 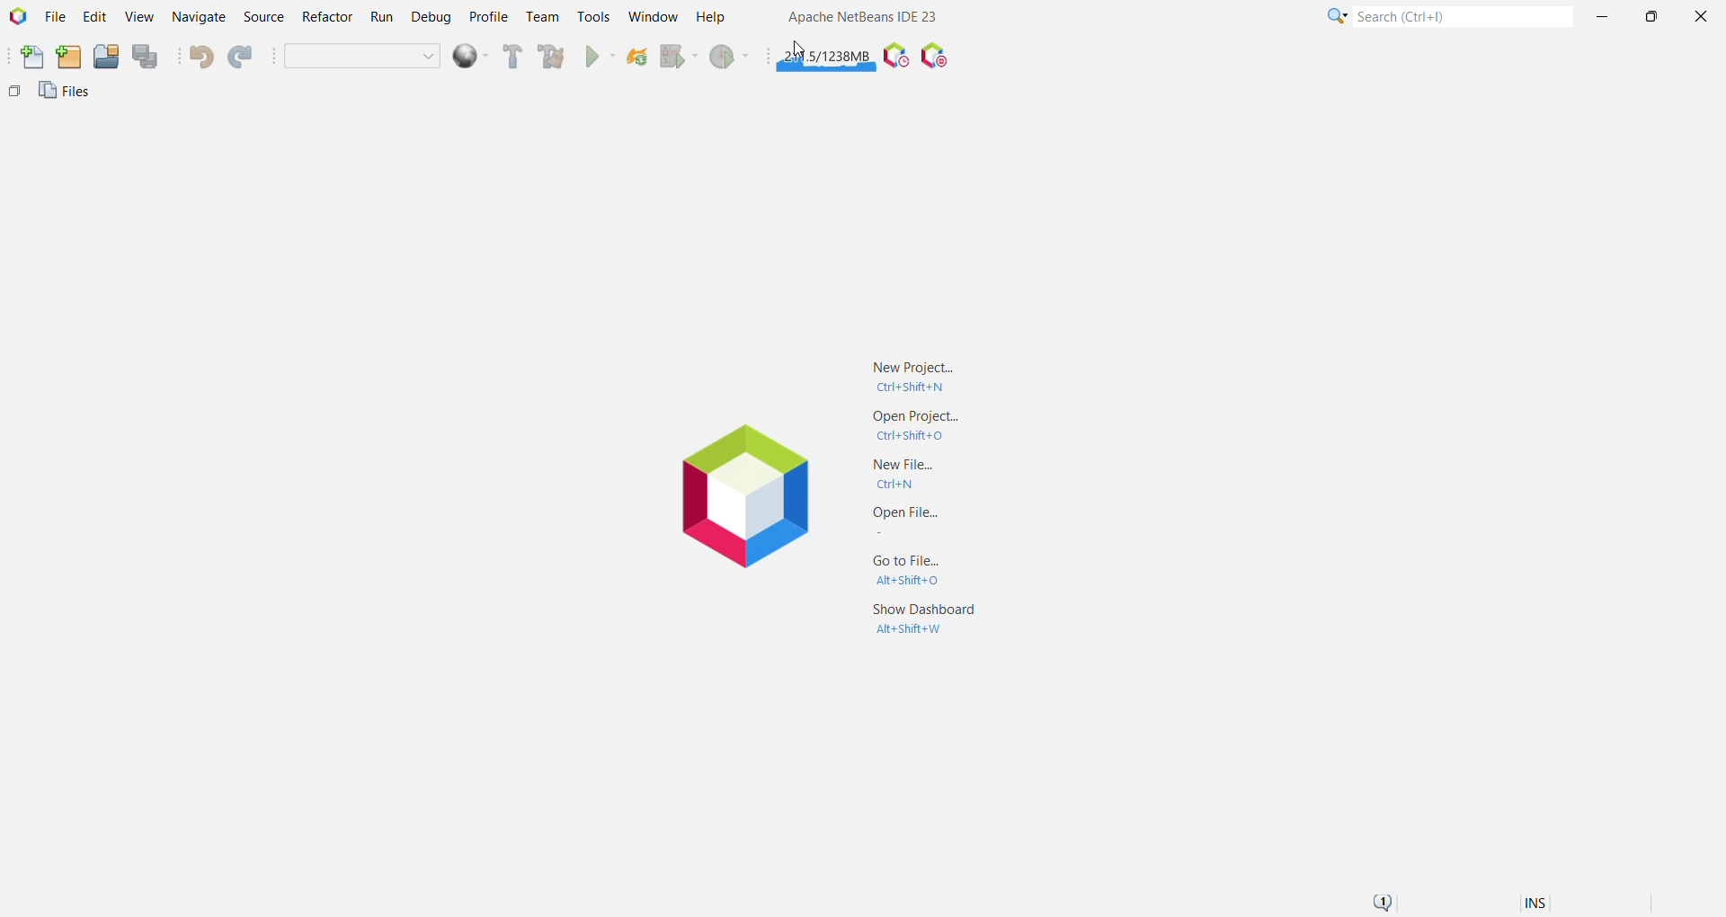 I want to click on Team, so click(x=541, y=17).